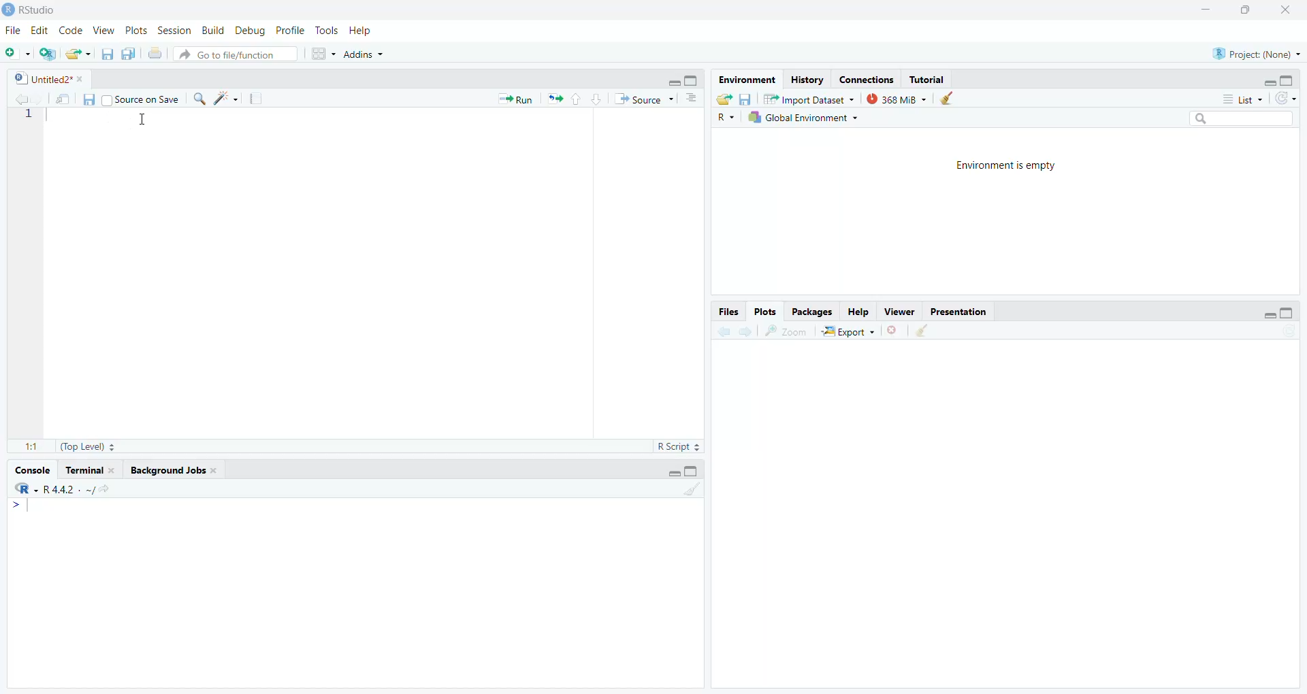 The width and height of the screenshot is (1307, 694). What do you see at coordinates (61, 487) in the screenshot?
I see `, R442 « ~/` at bounding box center [61, 487].